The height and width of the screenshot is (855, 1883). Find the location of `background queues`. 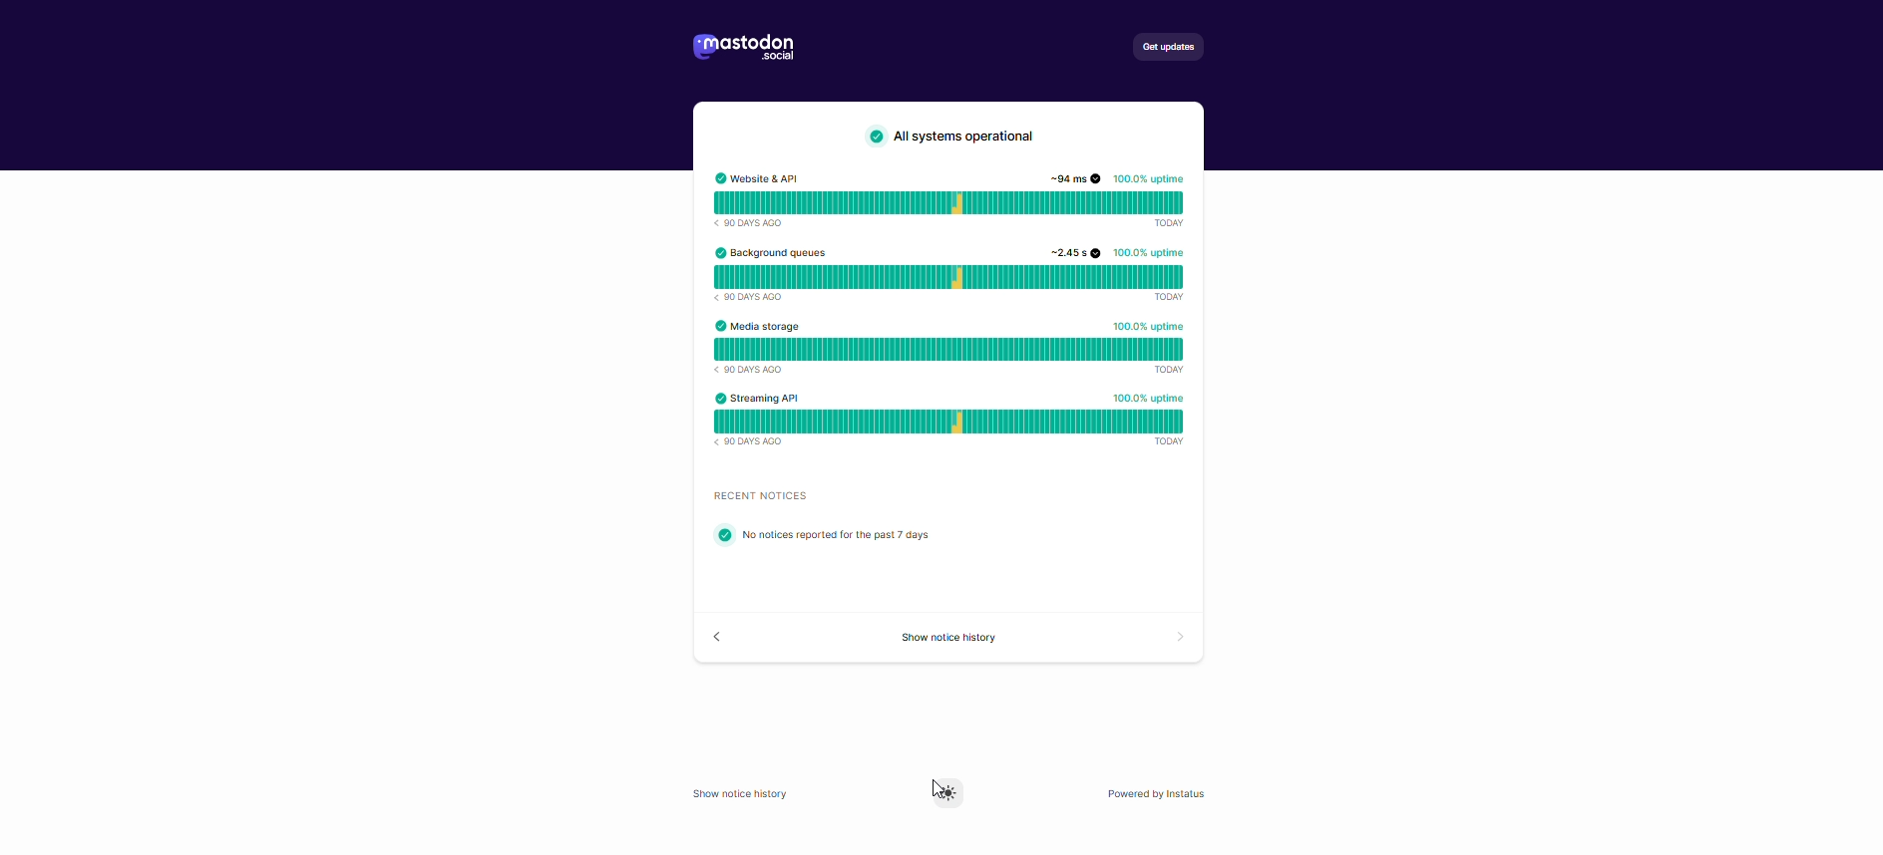

background queues is located at coordinates (952, 272).